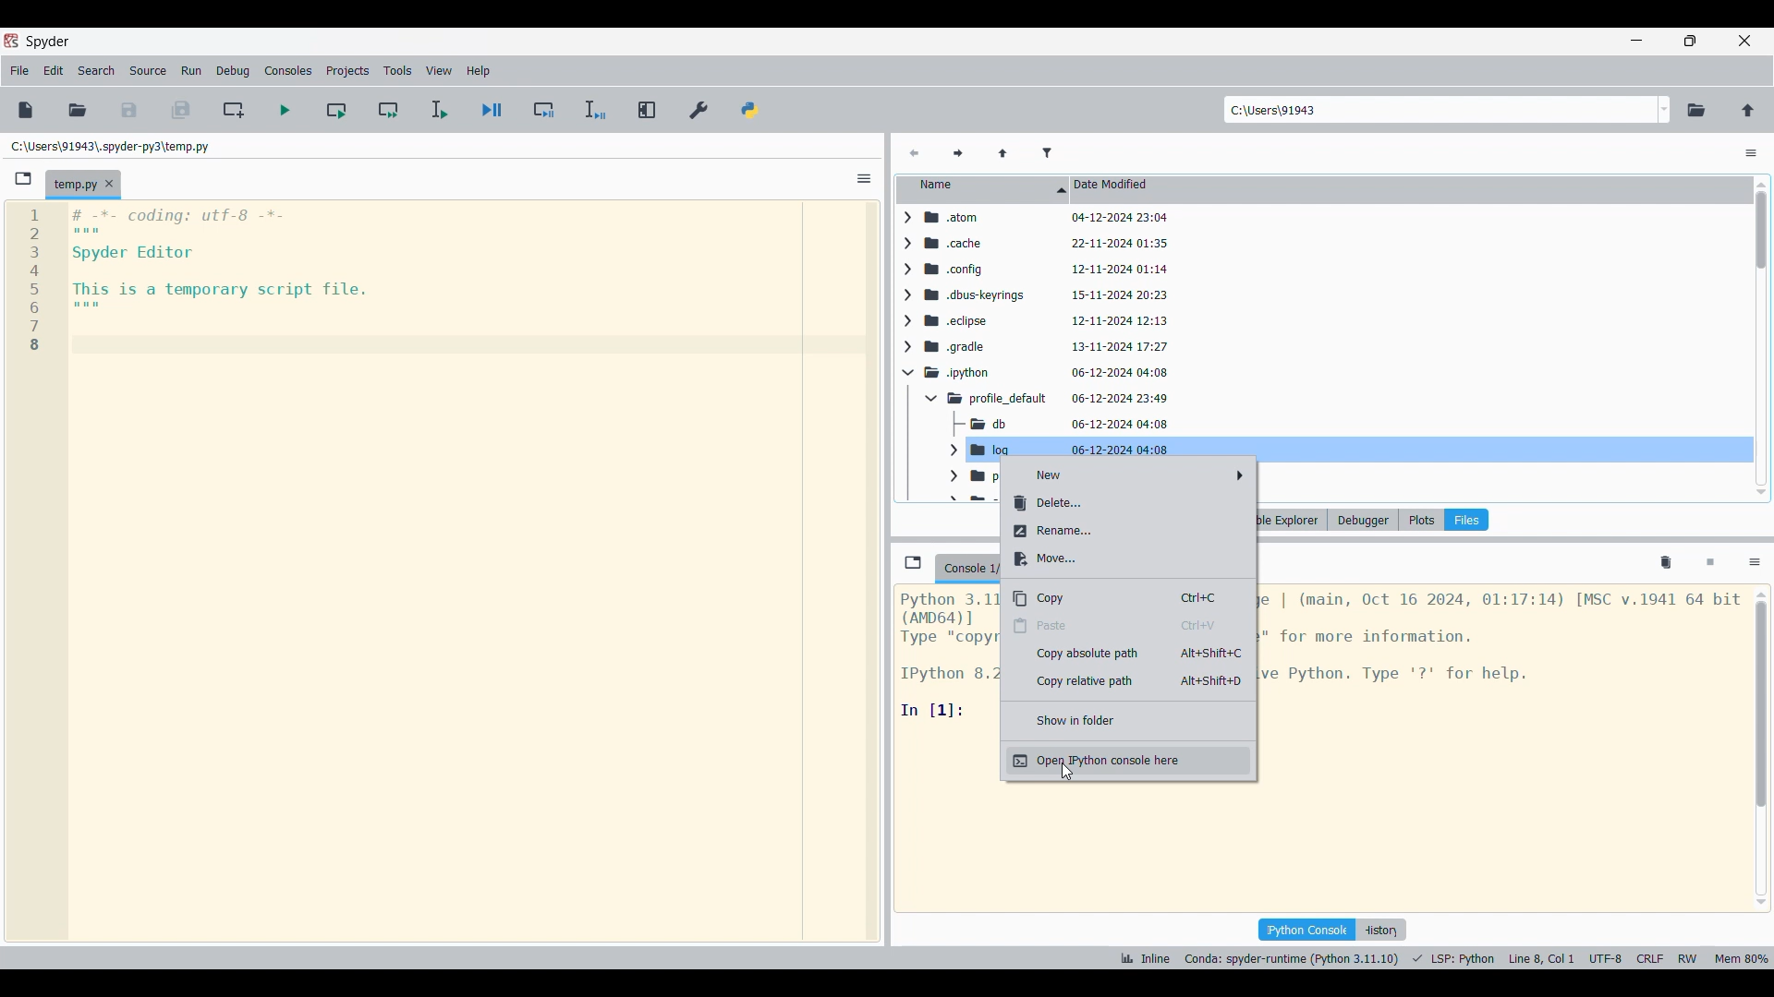 Image resolution: width=1774 pixels, height=997 pixels. Describe the element at coordinates (1128, 598) in the screenshot. I see `Copy` at that location.